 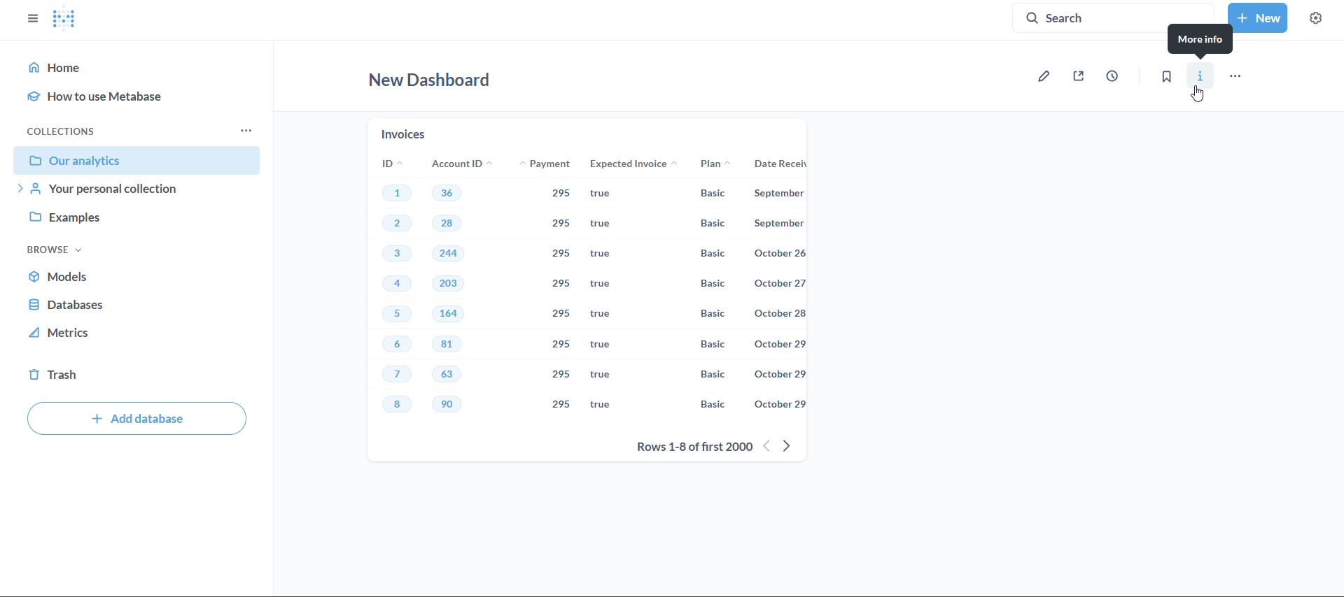 I want to click on Basic, so click(x=711, y=194).